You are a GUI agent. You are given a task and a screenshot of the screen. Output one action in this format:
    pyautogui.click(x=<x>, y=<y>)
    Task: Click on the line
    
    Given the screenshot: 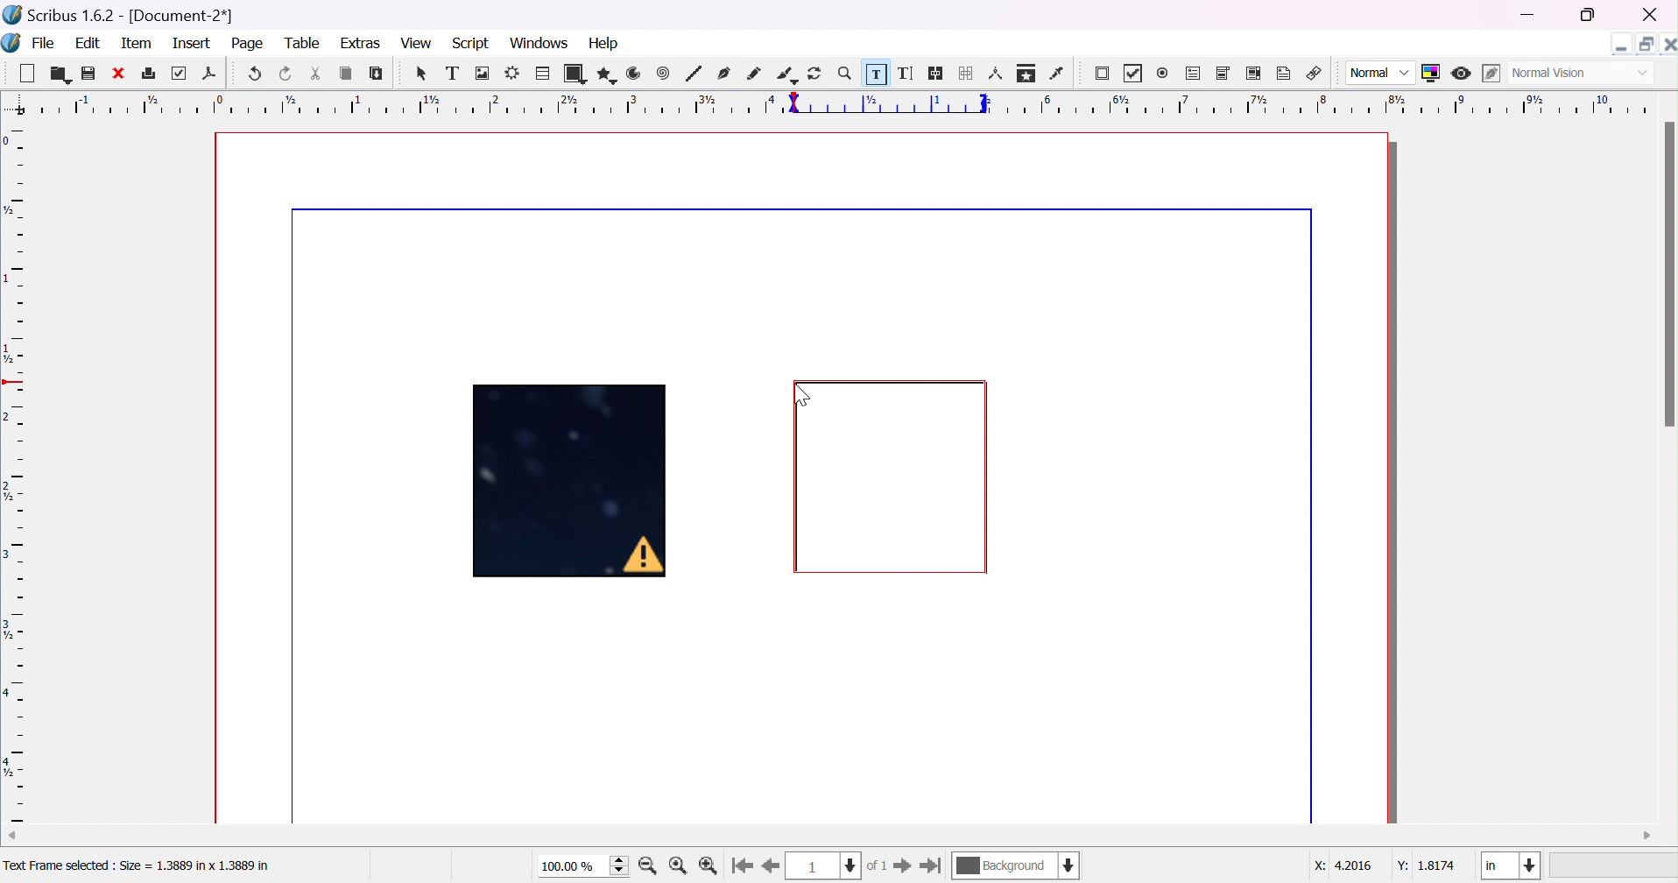 What is the action you would take?
    pyautogui.click(x=694, y=74)
    